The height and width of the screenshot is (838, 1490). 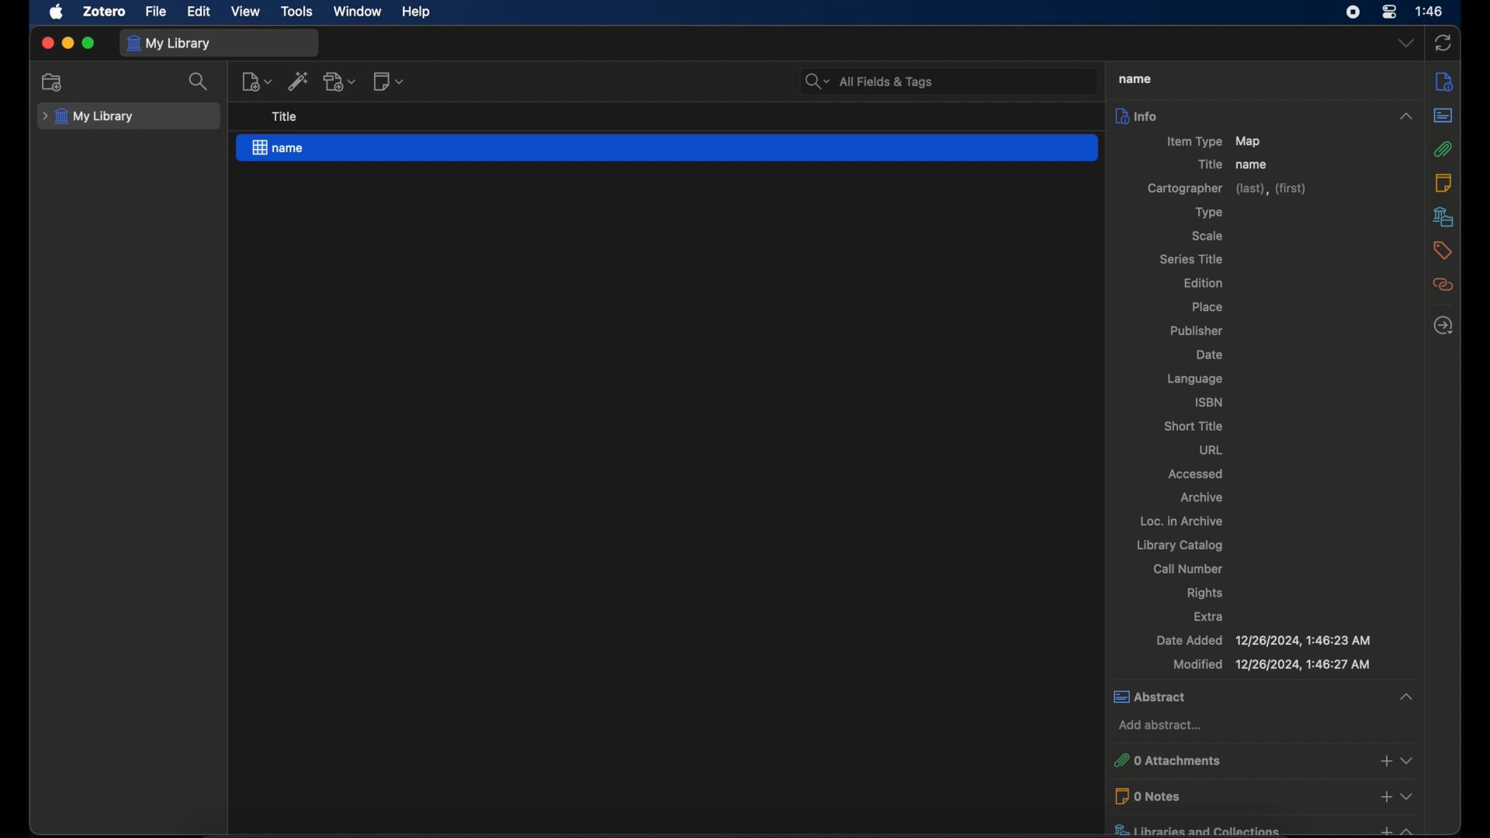 What do you see at coordinates (1444, 251) in the screenshot?
I see `tags` at bounding box center [1444, 251].